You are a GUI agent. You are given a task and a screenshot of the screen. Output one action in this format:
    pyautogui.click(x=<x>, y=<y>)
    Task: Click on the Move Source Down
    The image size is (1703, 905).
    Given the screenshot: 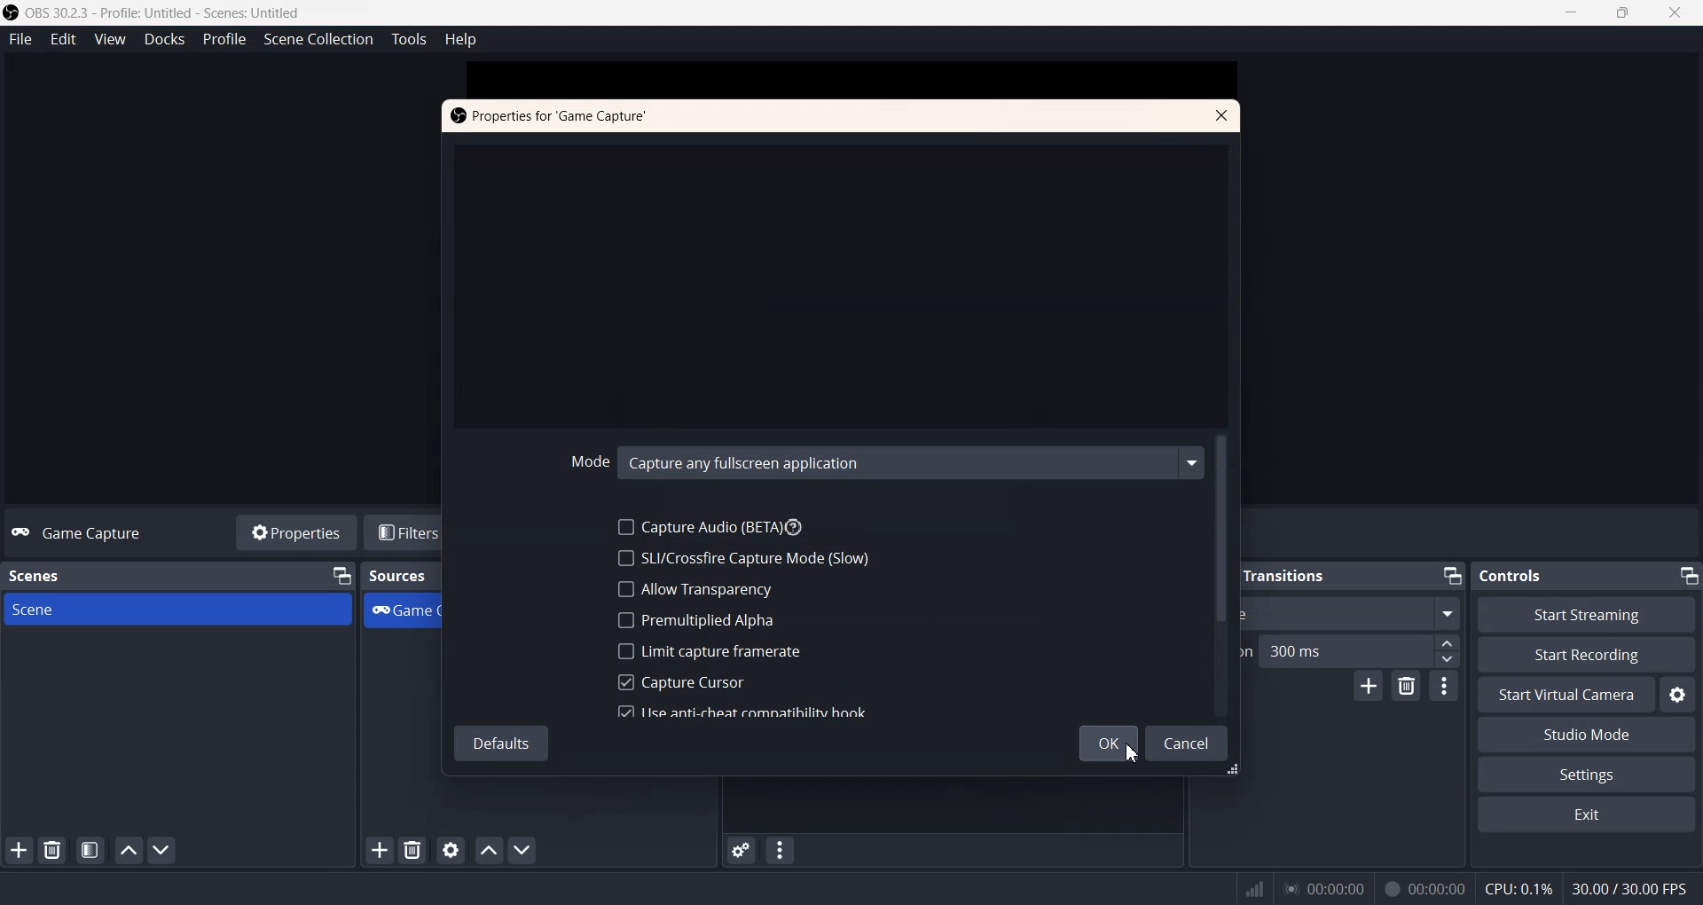 What is the action you would take?
    pyautogui.click(x=522, y=849)
    